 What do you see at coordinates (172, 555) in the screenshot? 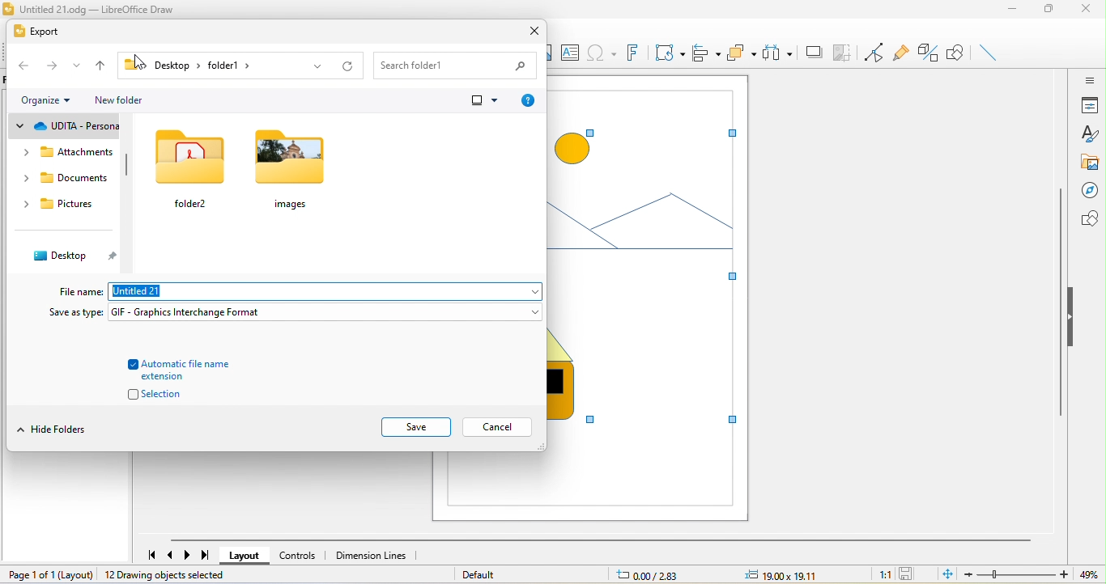
I see `previous` at bounding box center [172, 555].